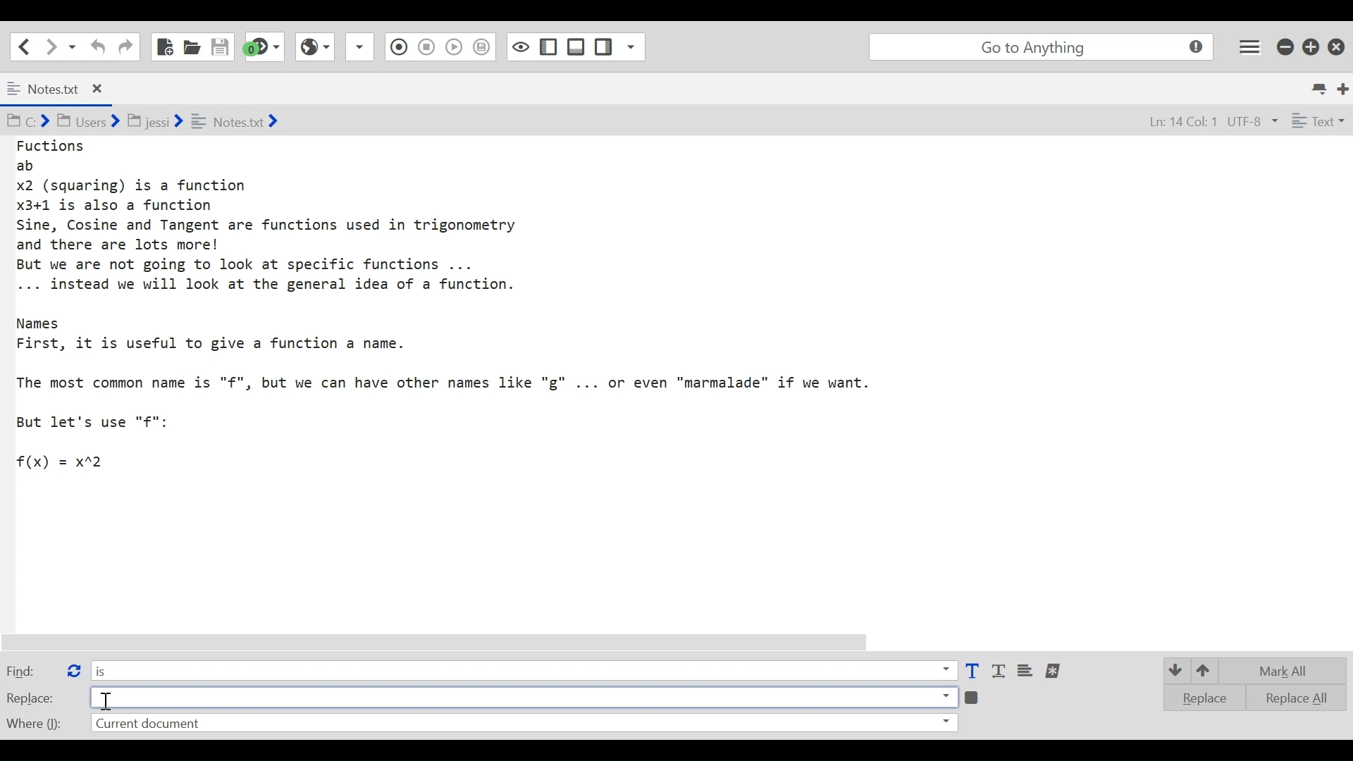  Describe the element at coordinates (1206, 669) in the screenshot. I see `Arrow up` at that location.